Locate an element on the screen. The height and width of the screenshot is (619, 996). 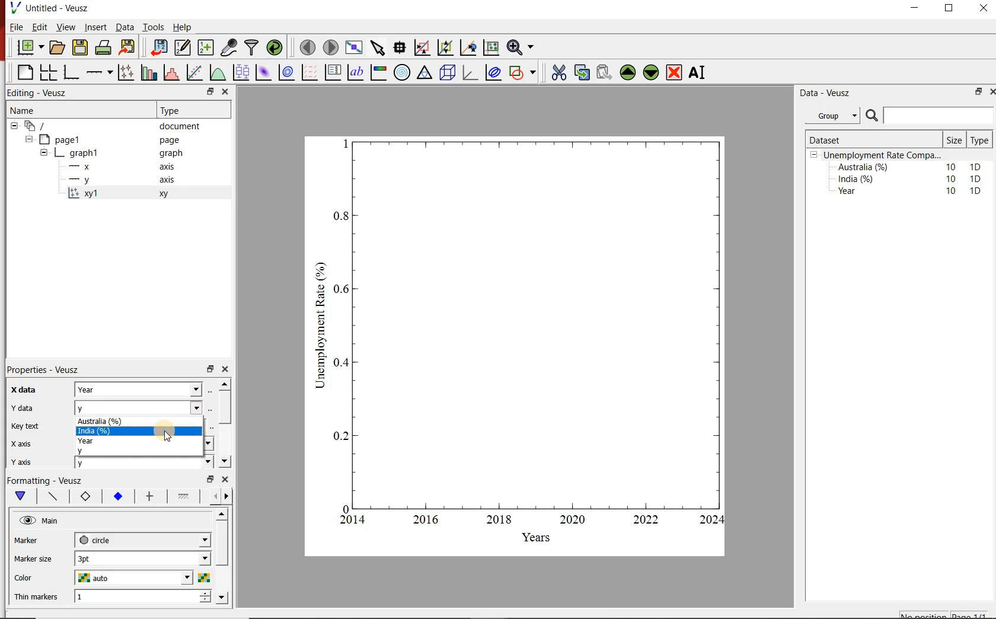
Properties - Veusz is located at coordinates (45, 371).